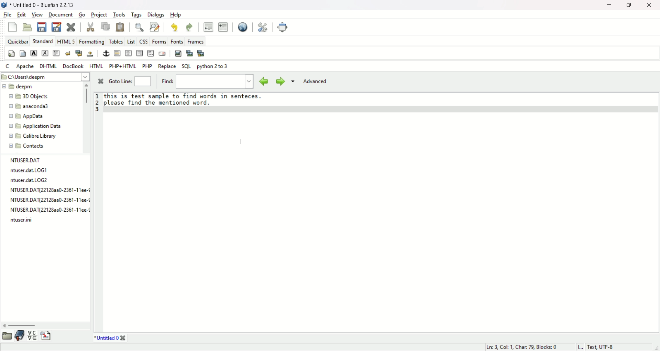  I want to click on PHP+HTML, so click(122, 66).